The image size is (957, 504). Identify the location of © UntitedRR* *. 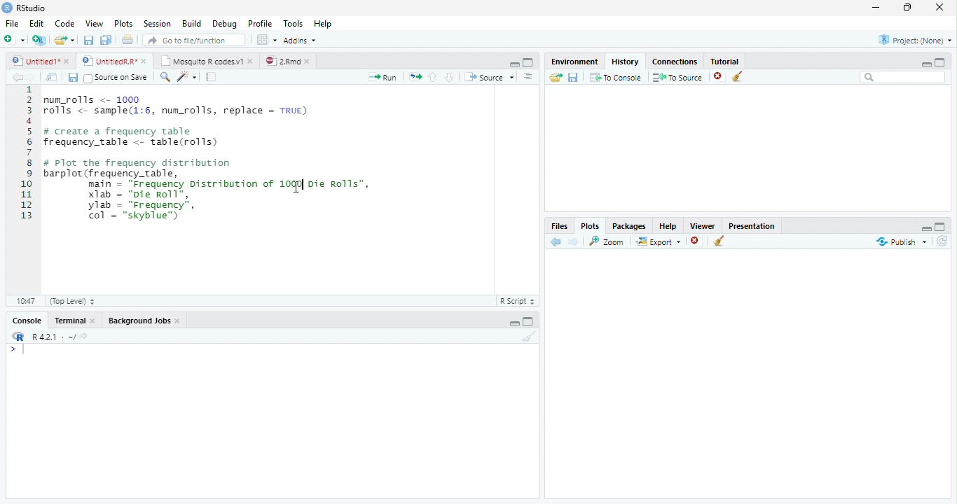
(116, 61).